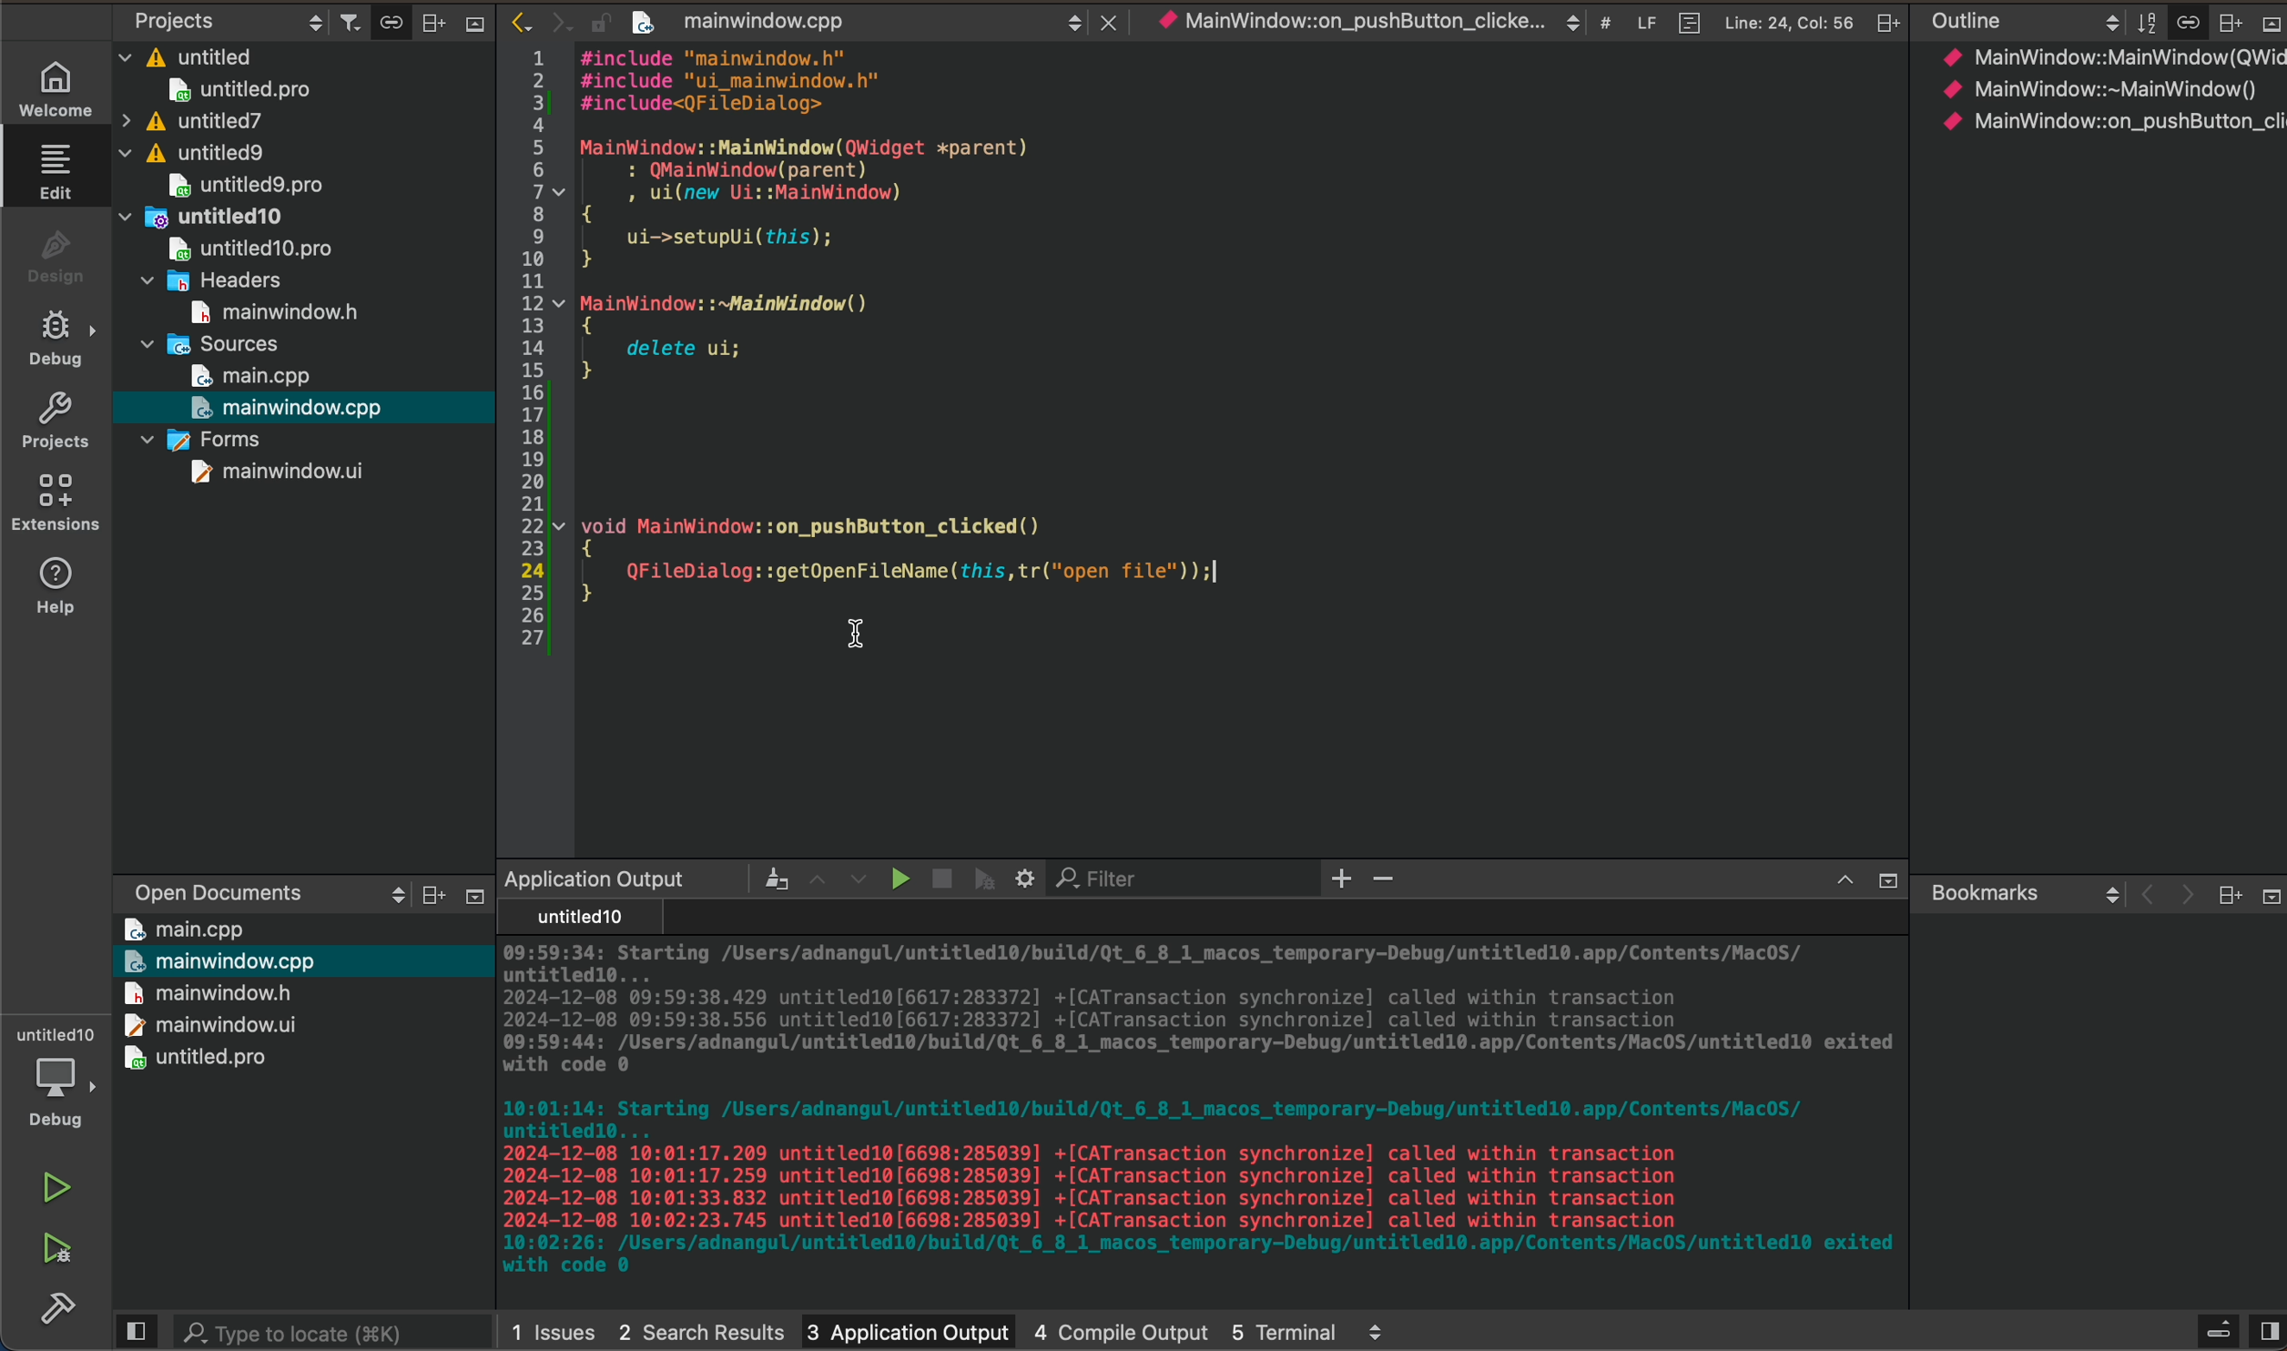  I want to click on debug, so click(985, 879).